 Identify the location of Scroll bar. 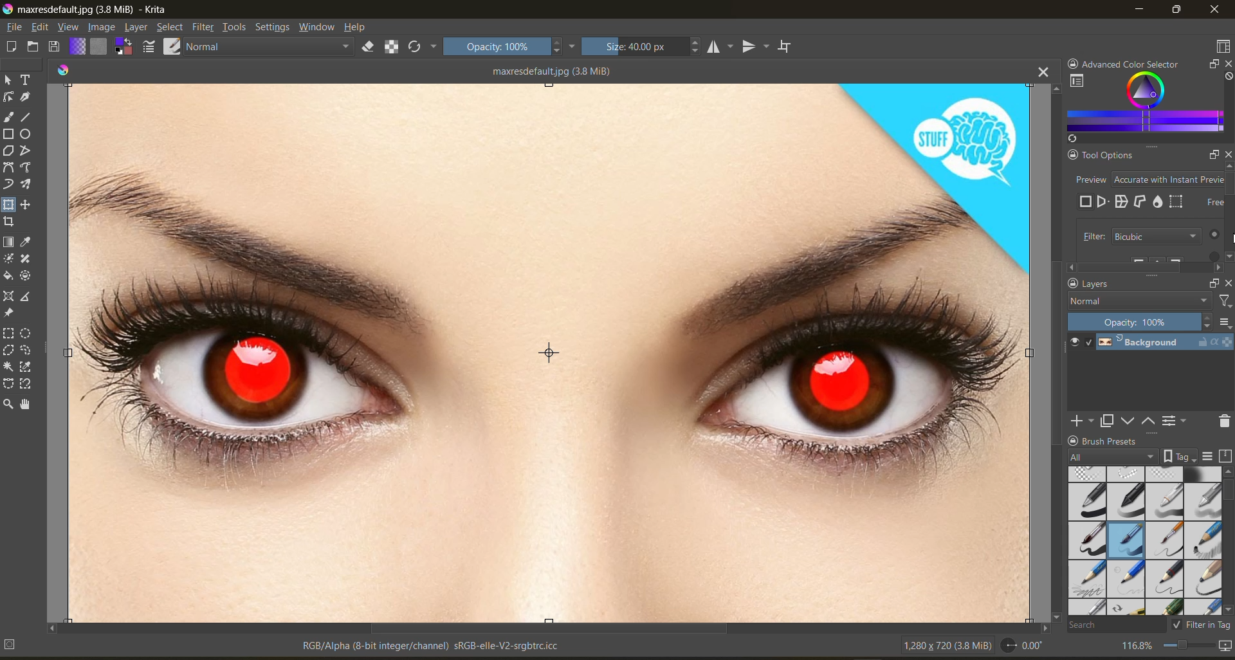
(1144, 266).